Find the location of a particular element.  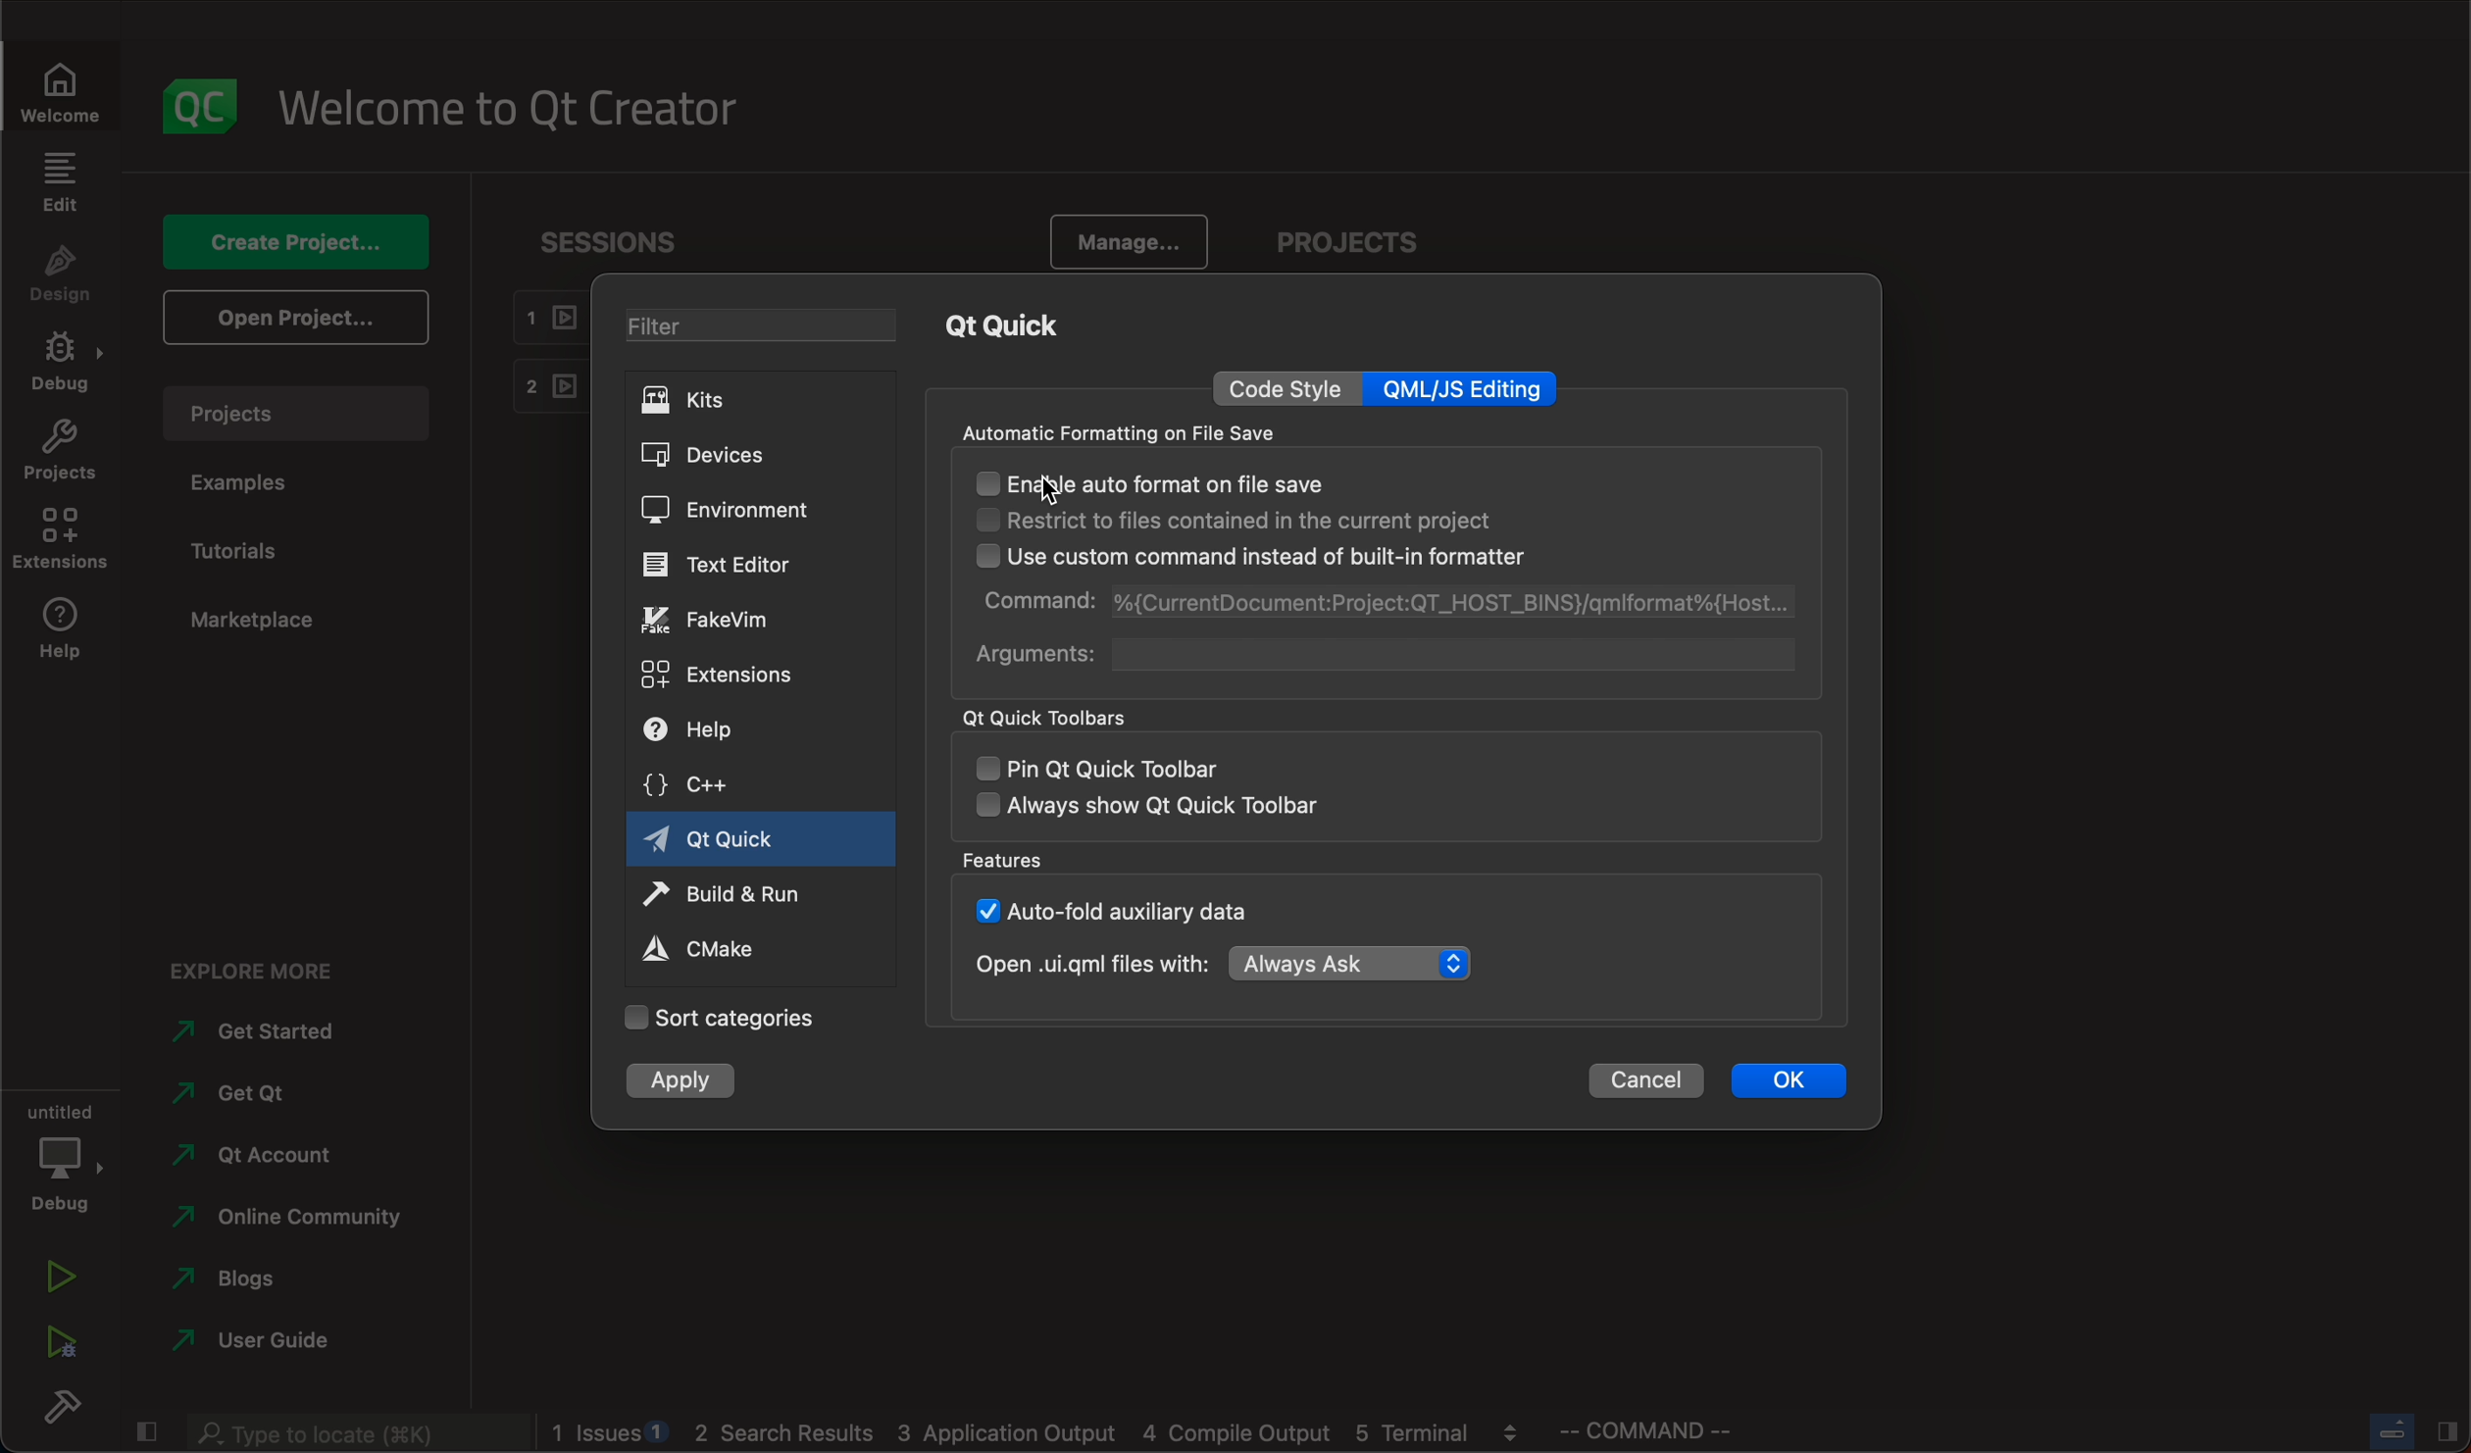

apply is located at coordinates (704, 1081).